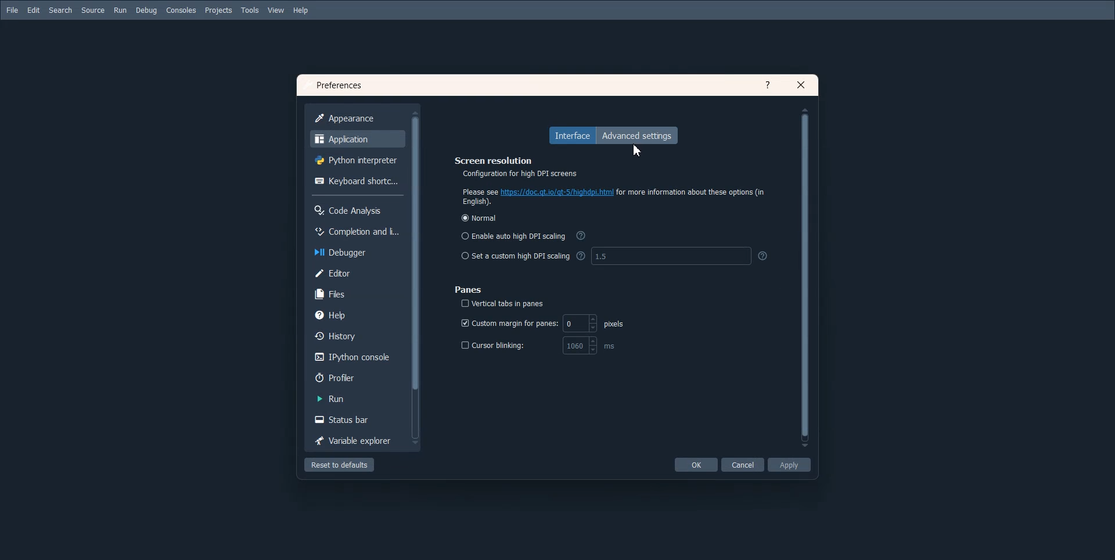 The image size is (1115, 560). What do you see at coordinates (218, 10) in the screenshot?
I see `Projects` at bounding box center [218, 10].